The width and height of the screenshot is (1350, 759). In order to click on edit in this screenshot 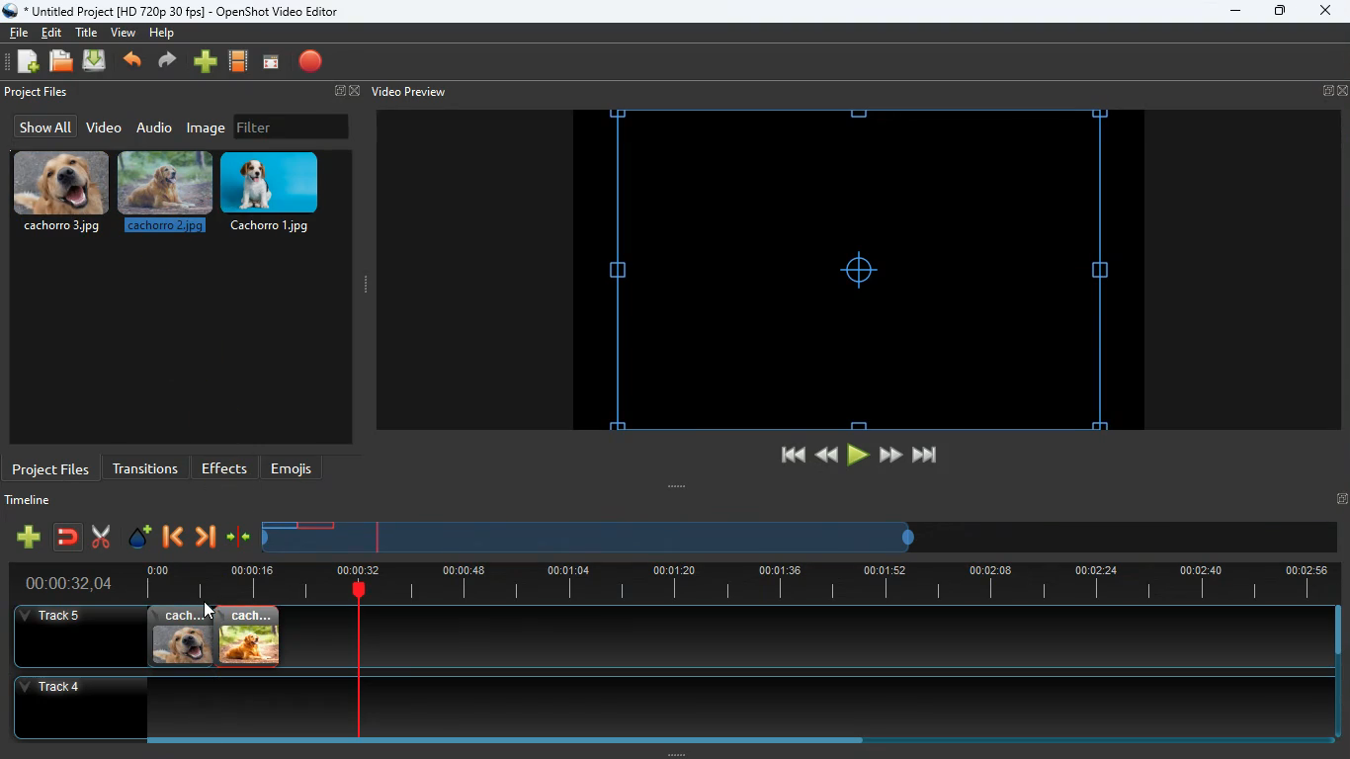, I will do `click(54, 33)`.